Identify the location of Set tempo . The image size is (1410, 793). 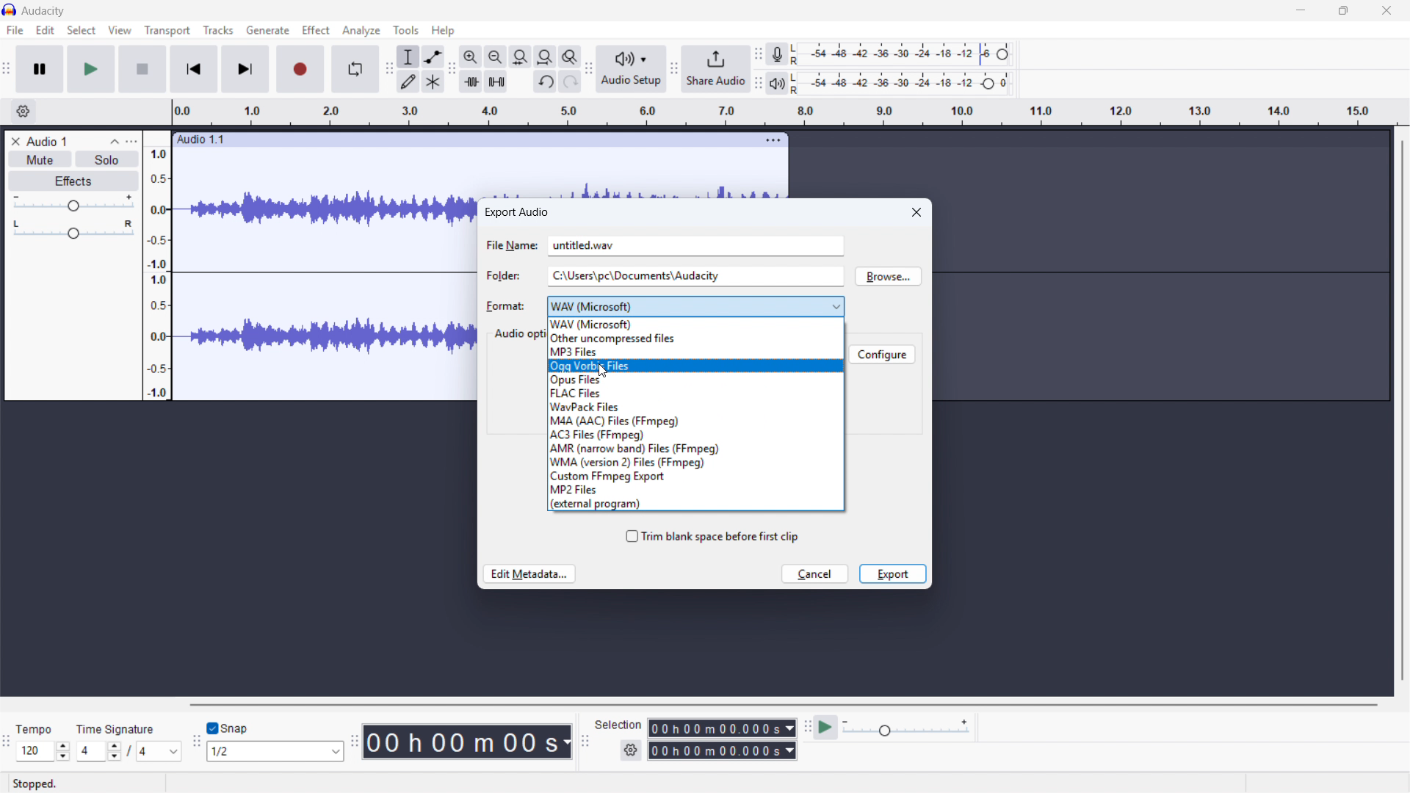
(43, 752).